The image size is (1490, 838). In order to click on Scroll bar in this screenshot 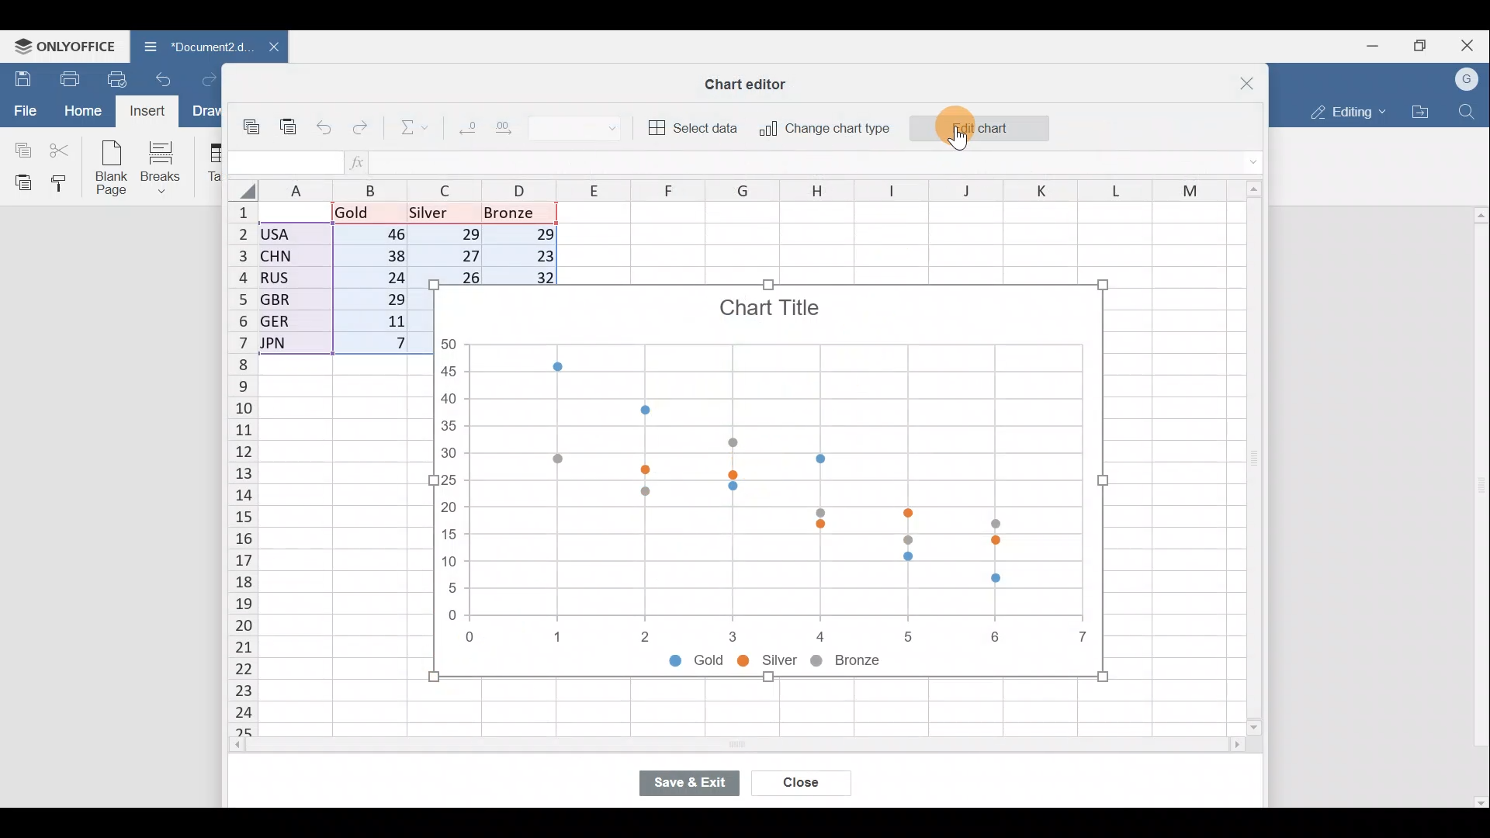, I will do `click(1478, 507)`.